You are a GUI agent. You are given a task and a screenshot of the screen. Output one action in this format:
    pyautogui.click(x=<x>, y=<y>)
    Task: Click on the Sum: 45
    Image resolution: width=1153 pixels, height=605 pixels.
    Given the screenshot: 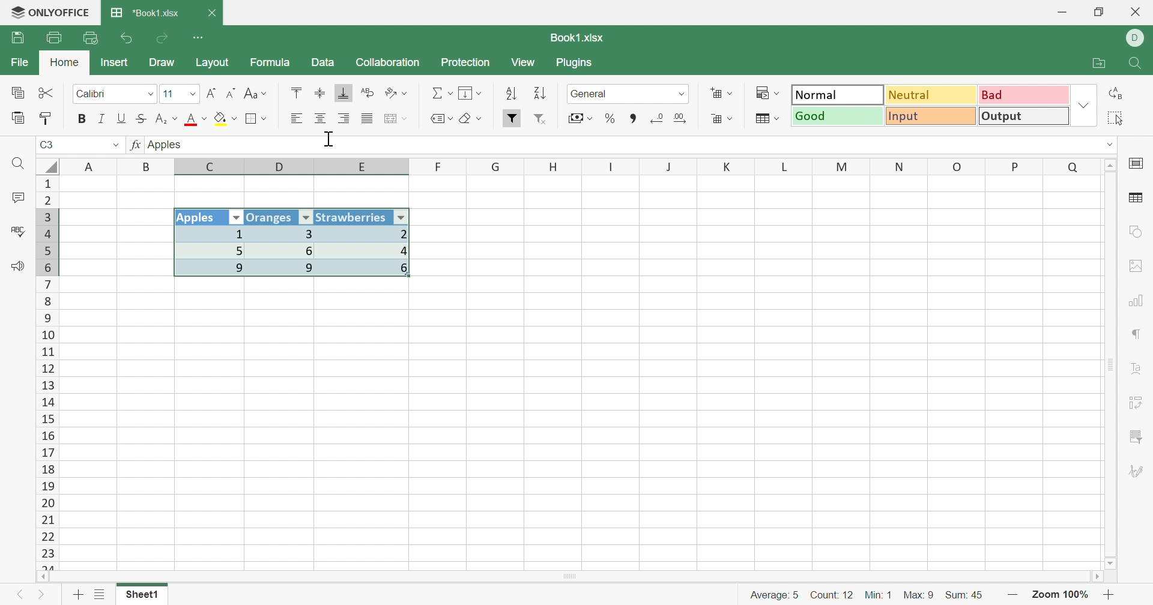 What is the action you would take?
    pyautogui.click(x=970, y=594)
    